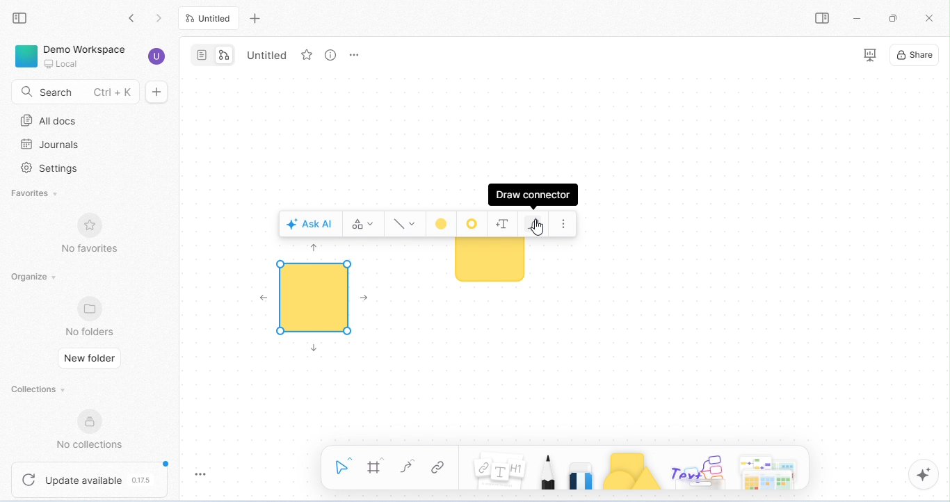 The width and height of the screenshot is (950, 502). What do you see at coordinates (489, 264) in the screenshot?
I see `shape` at bounding box center [489, 264].